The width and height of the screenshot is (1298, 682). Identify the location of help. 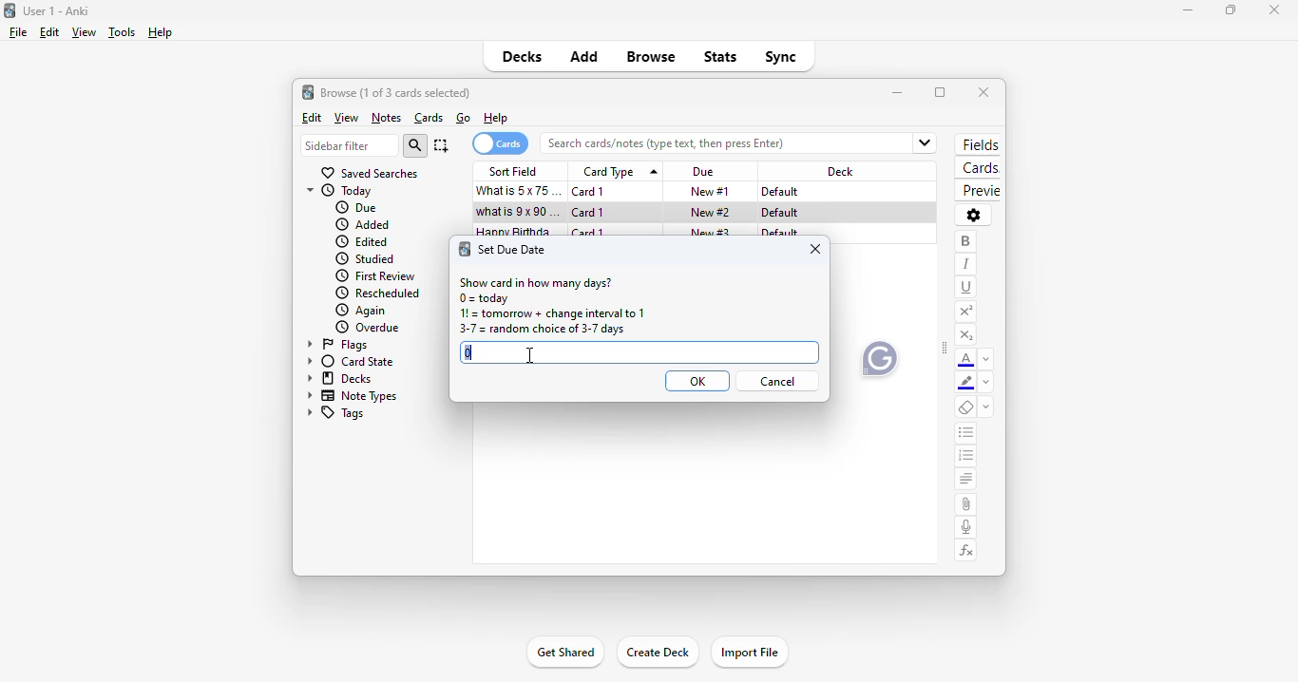
(496, 119).